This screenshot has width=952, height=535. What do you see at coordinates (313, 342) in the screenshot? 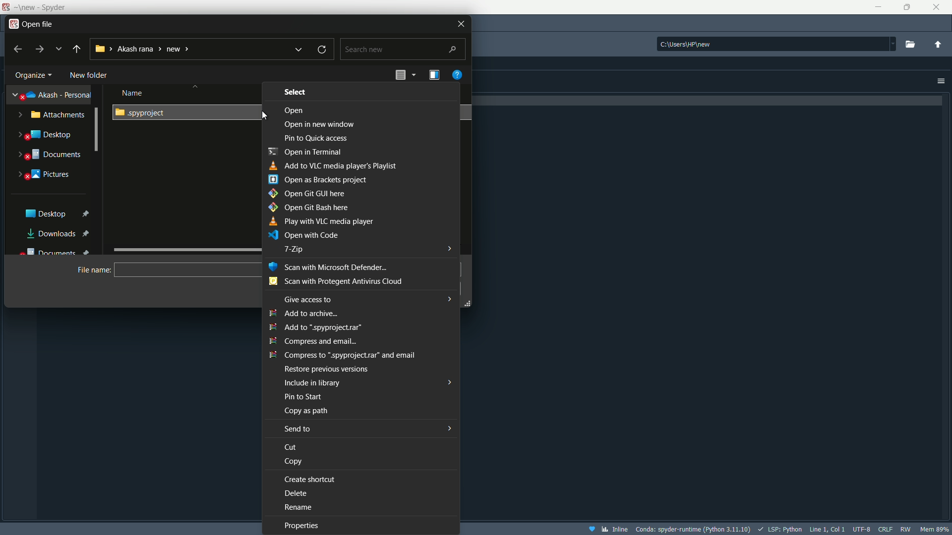
I see `Compress and email` at bounding box center [313, 342].